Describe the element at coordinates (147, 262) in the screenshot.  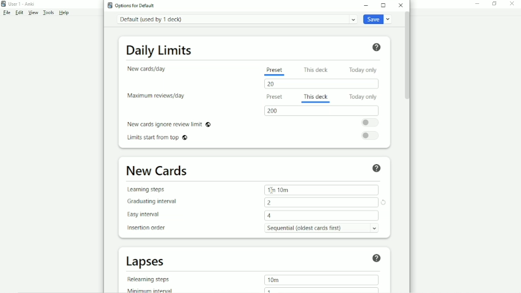
I see `Lapses` at that location.